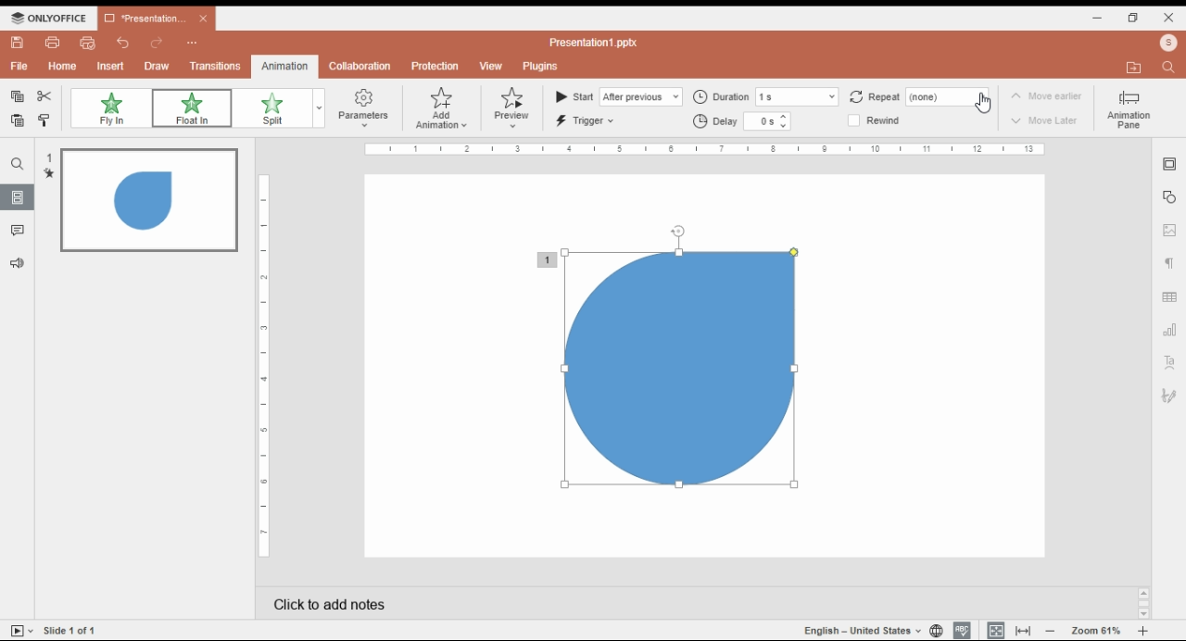 Image resolution: width=1186 pixels, height=641 pixels. I want to click on move later, so click(1047, 122).